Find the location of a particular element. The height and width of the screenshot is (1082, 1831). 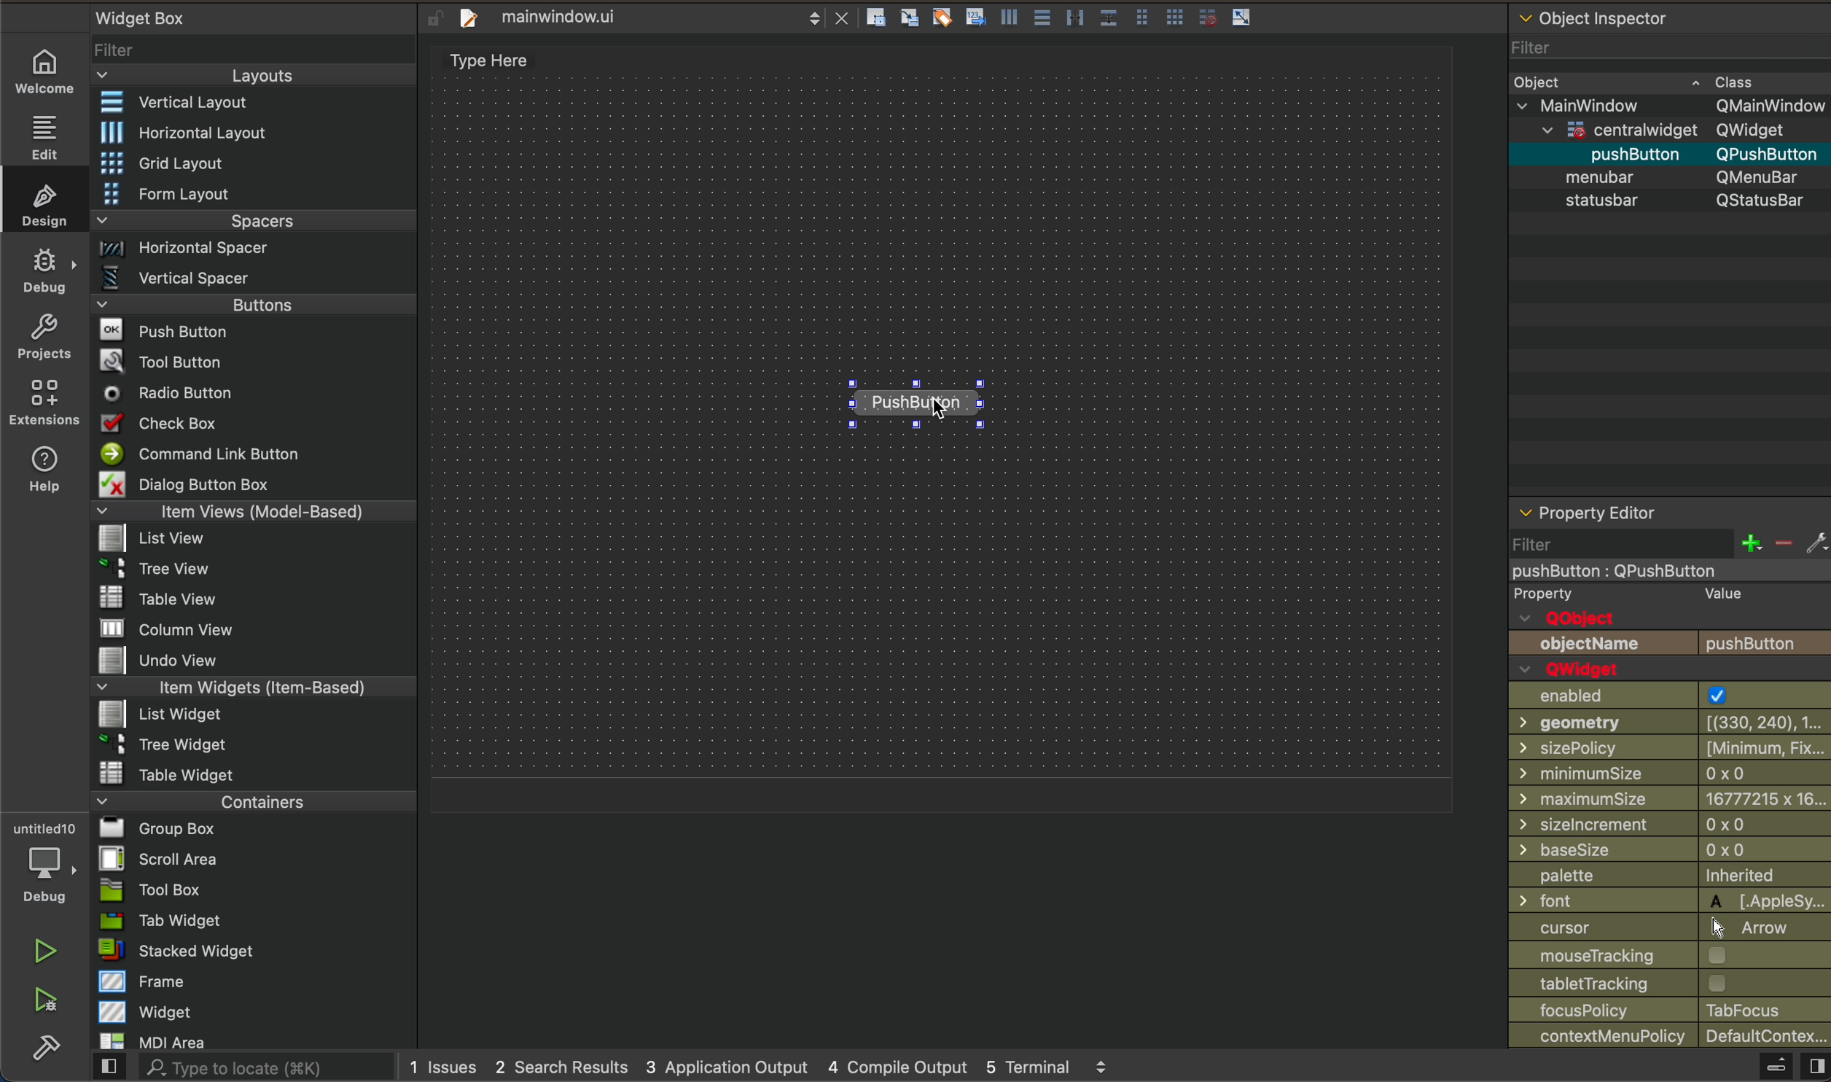

group box is located at coordinates (250, 832).